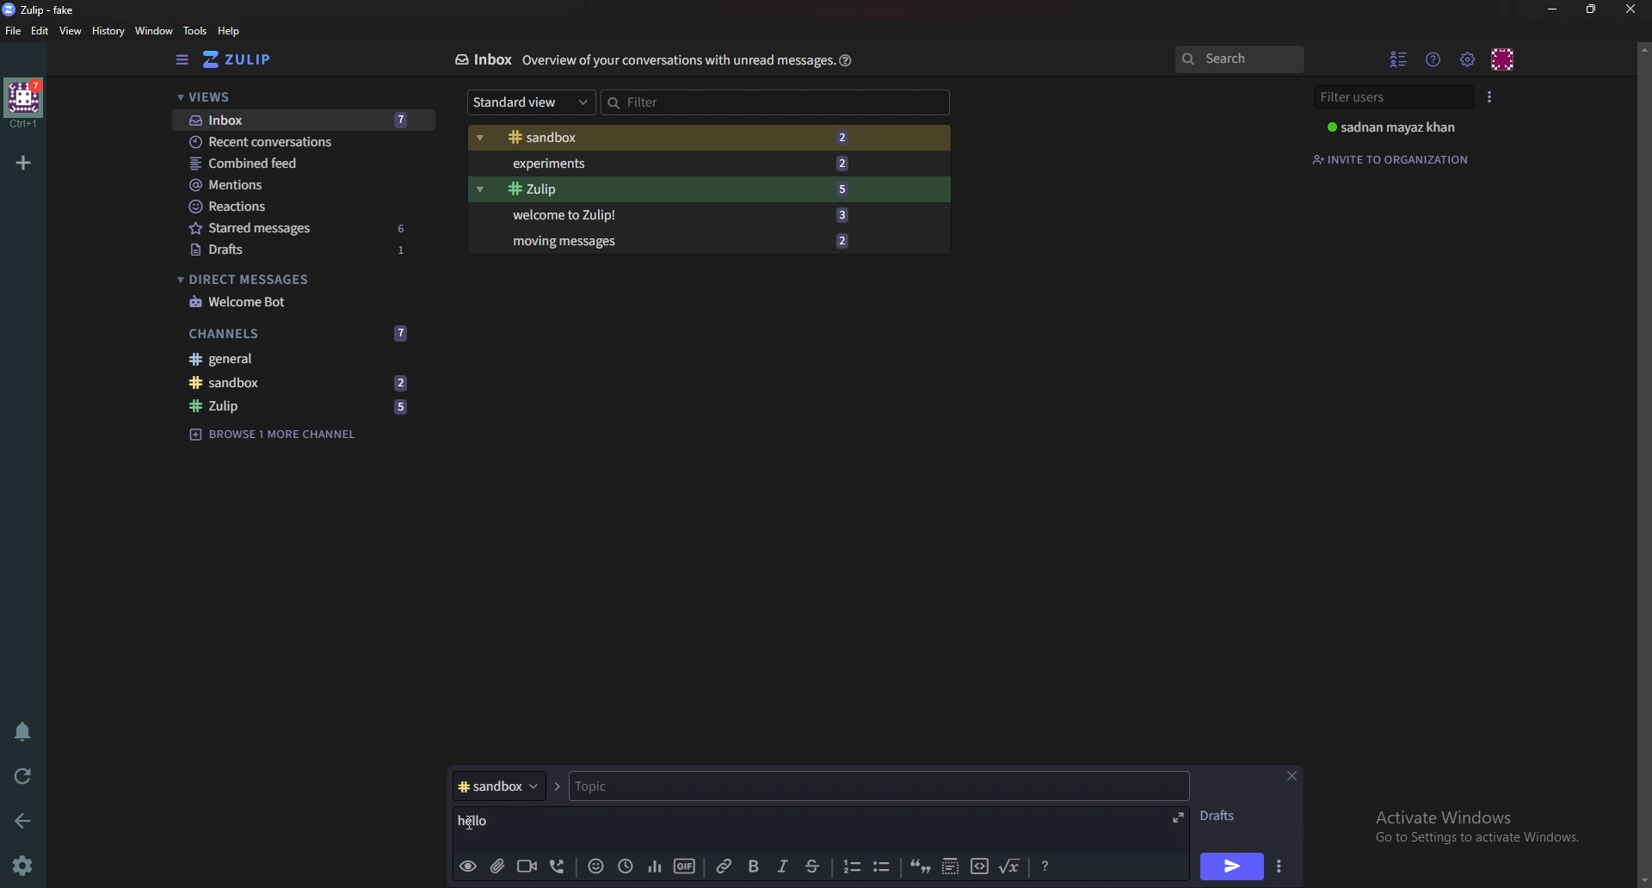 The width and height of the screenshot is (1652, 888). Describe the element at coordinates (310, 142) in the screenshot. I see `Recent conversations` at that location.